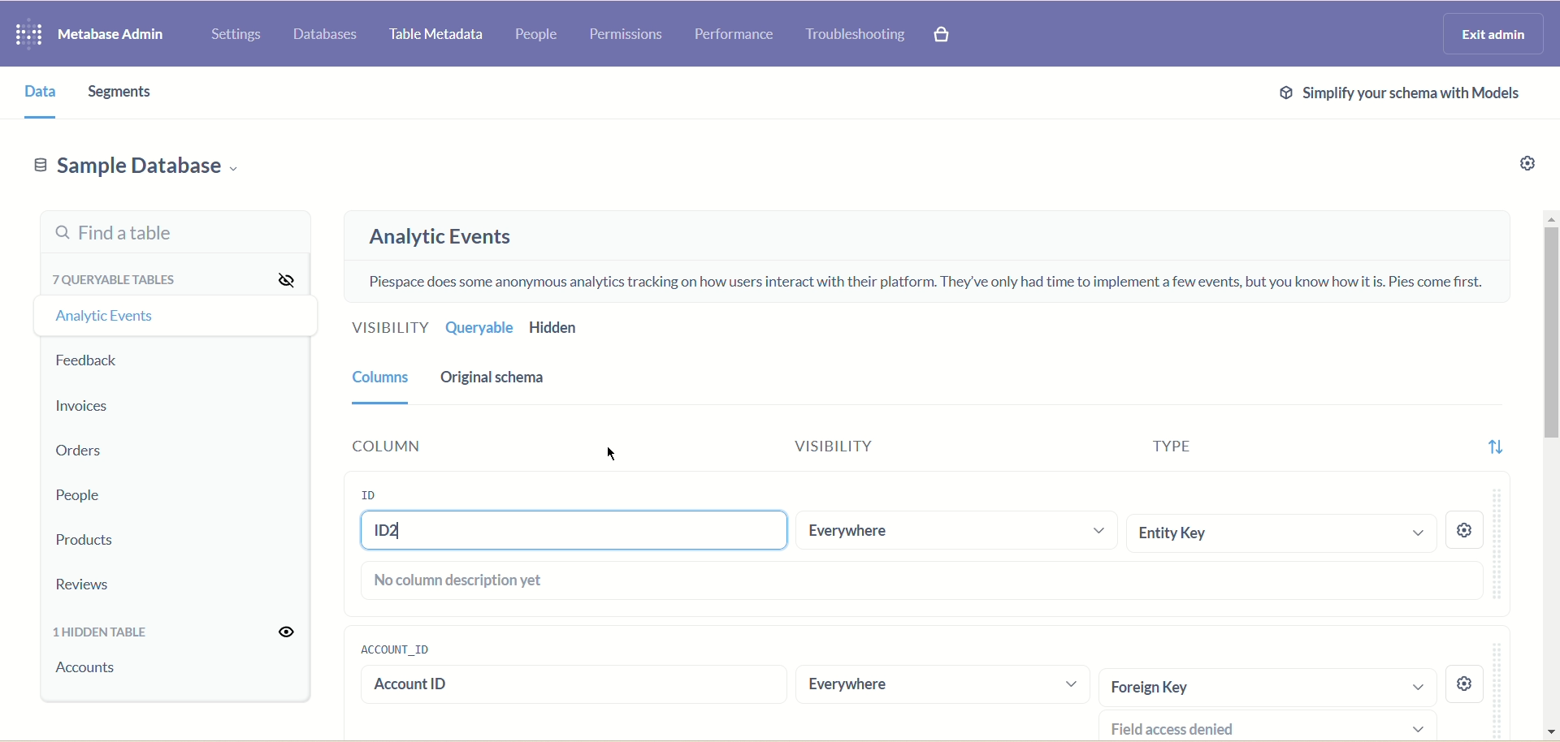 The image size is (1560, 742). Describe the element at coordinates (1395, 97) in the screenshot. I see `Simplify schema with models` at that location.